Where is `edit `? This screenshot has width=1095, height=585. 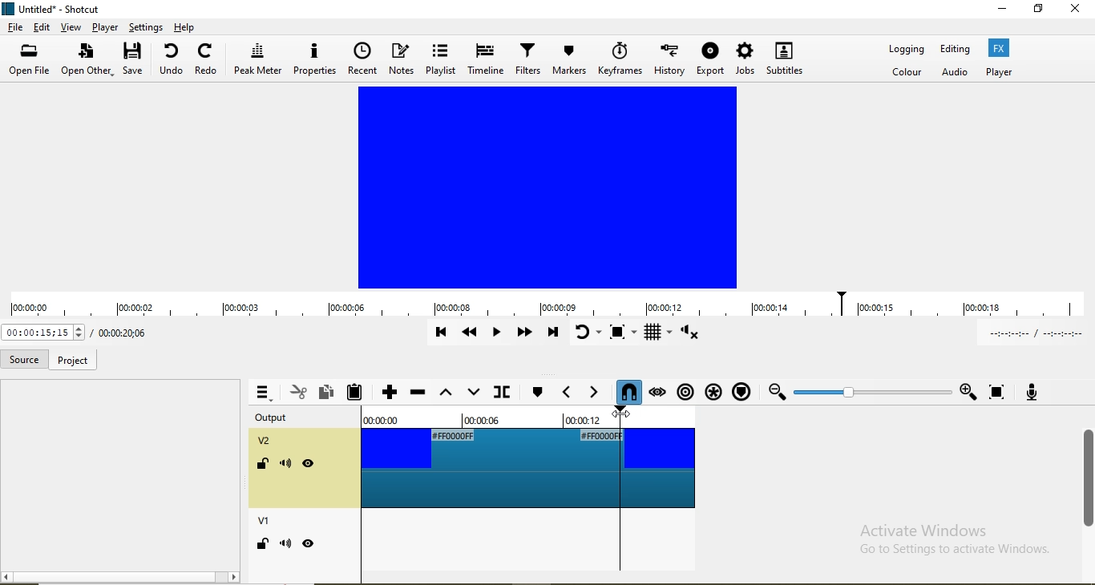
edit  is located at coordinates (42, 27).